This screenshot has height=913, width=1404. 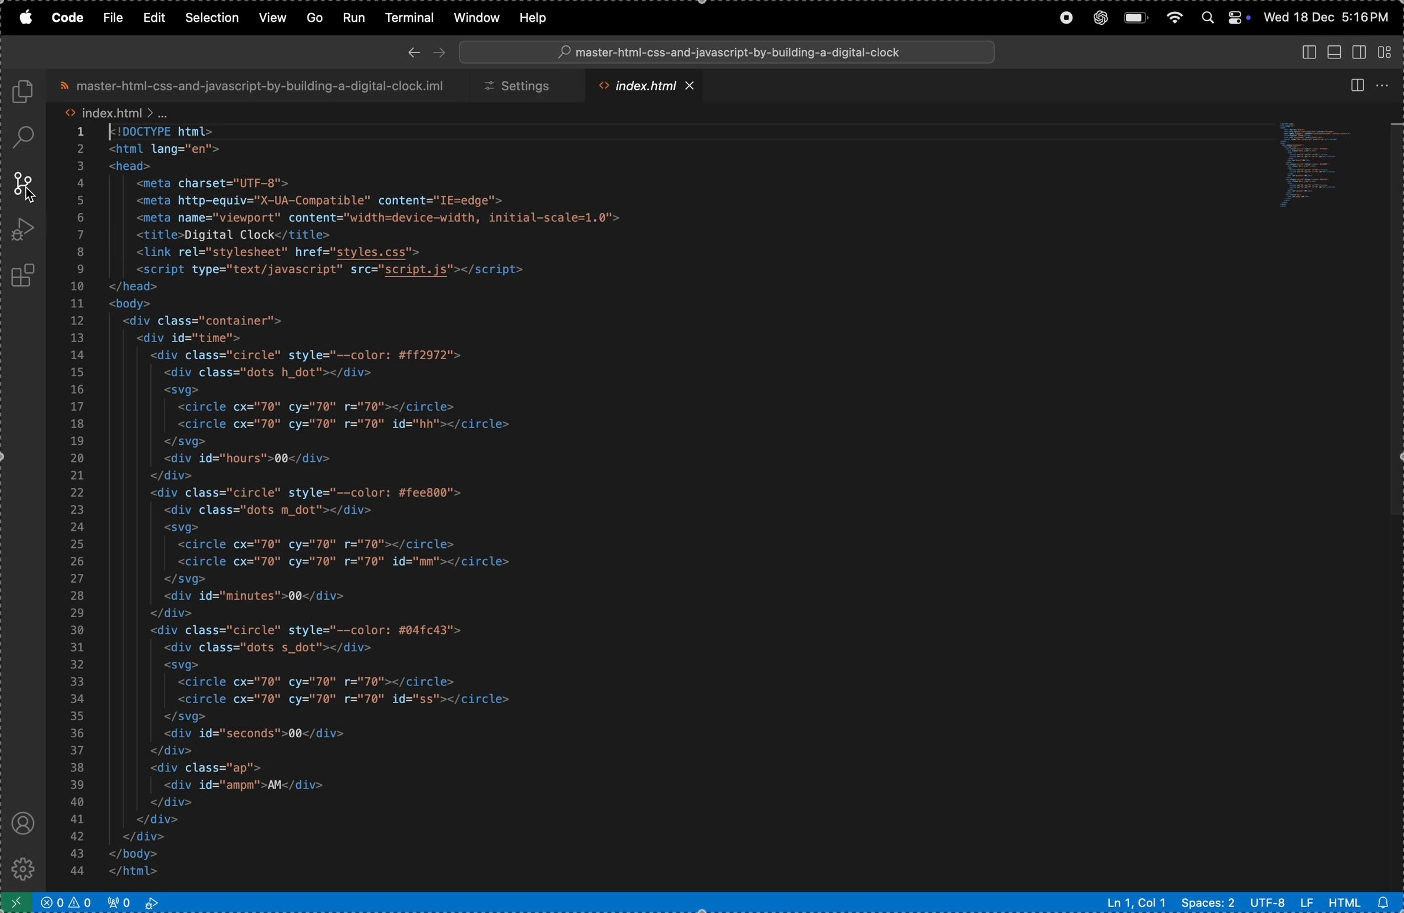 What do you see at coordinates (415, 52) in the screenshot?
I see `back ward` at bounding box center [415, 52].